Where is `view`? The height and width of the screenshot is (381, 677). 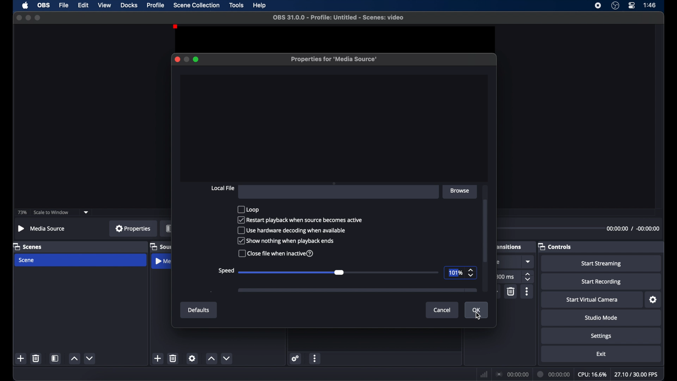
view is located at coordinates (104, 5).